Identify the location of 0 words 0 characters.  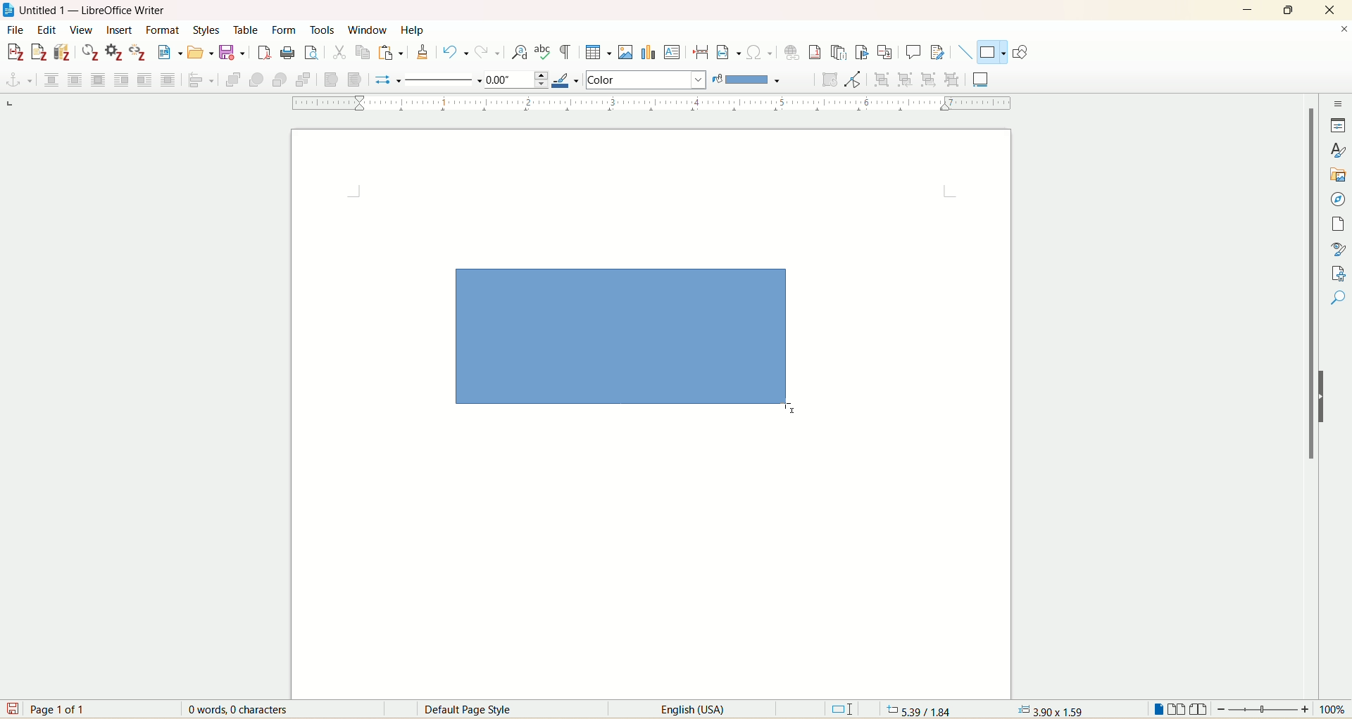
(247, 709).